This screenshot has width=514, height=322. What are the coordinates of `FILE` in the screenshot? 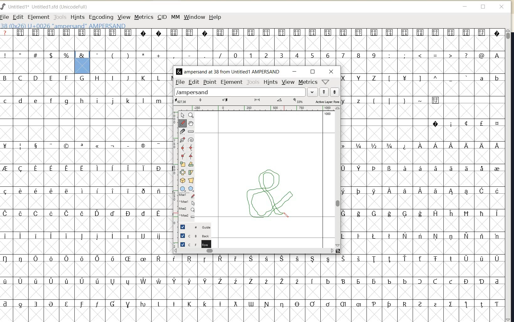 It's located at (180, 82).